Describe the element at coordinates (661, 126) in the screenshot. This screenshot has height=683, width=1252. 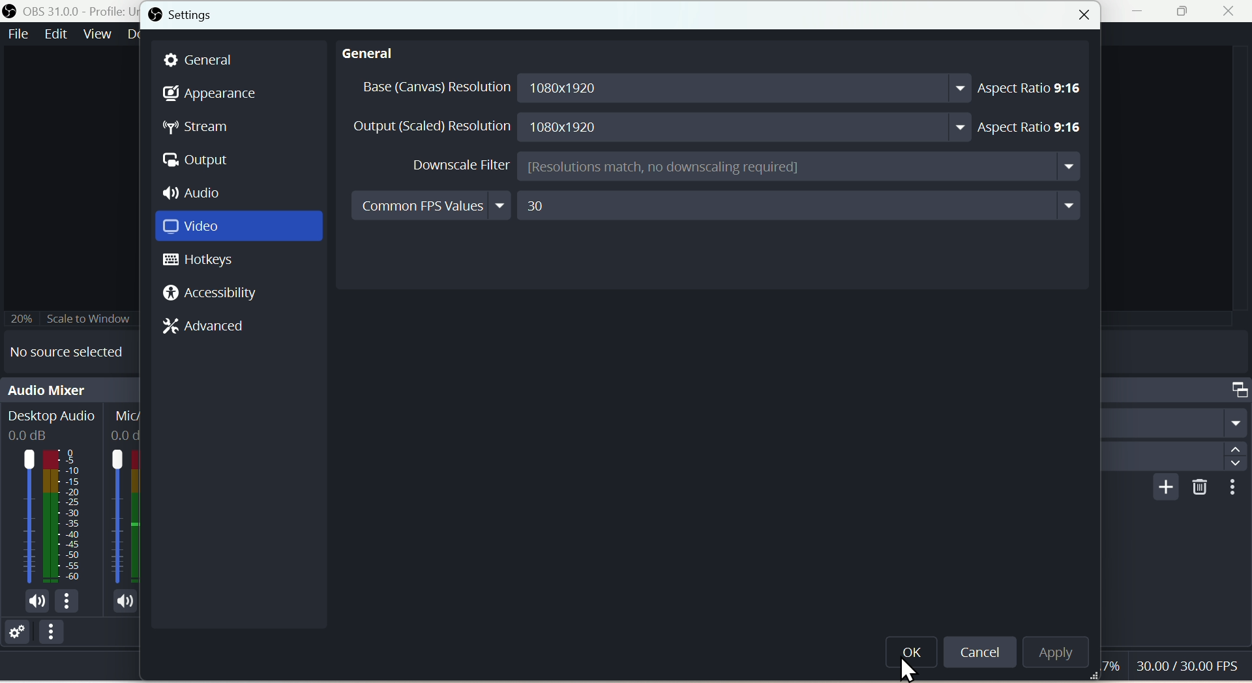
I see `Output resolution` at that location.